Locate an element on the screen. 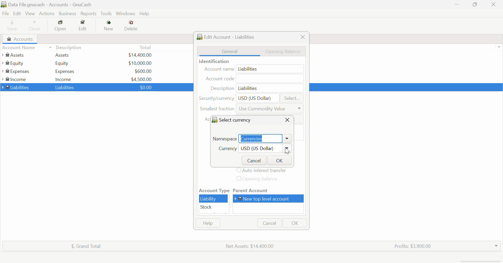 The height and width of the screenshot is (263, 503). Restore Down is located at coordinates (457, 5).